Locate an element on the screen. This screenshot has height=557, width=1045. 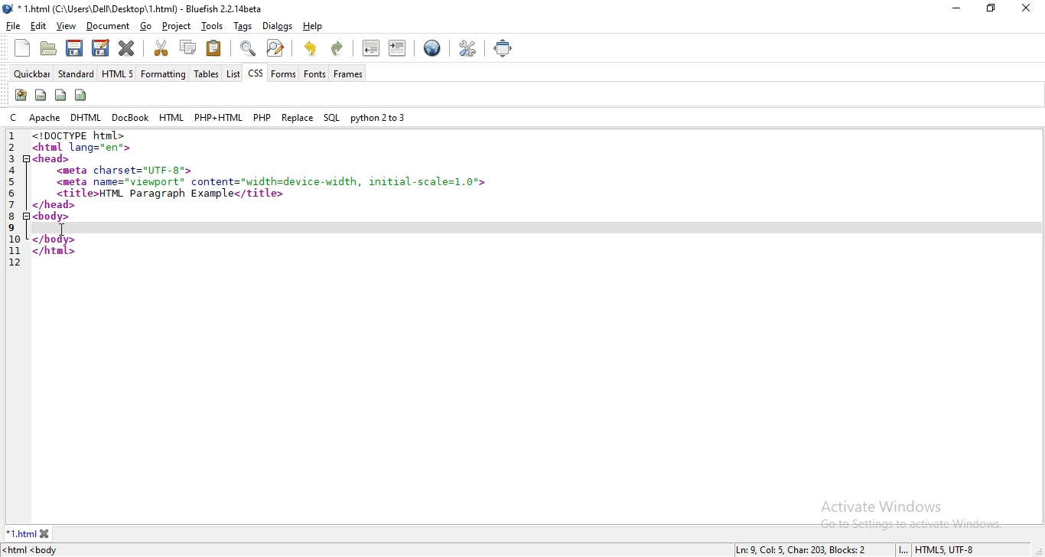
</body> is located at coordinates (54, 239).